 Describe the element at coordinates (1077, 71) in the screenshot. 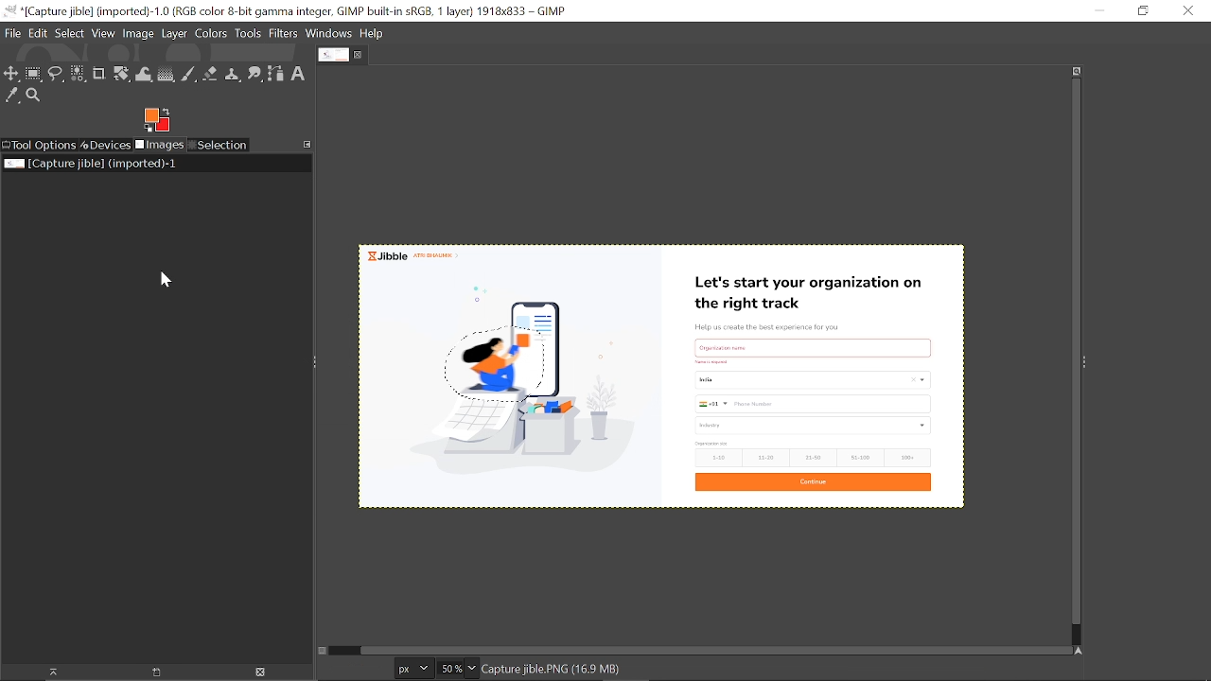

I see `Zoom when widow size changes` at that location.